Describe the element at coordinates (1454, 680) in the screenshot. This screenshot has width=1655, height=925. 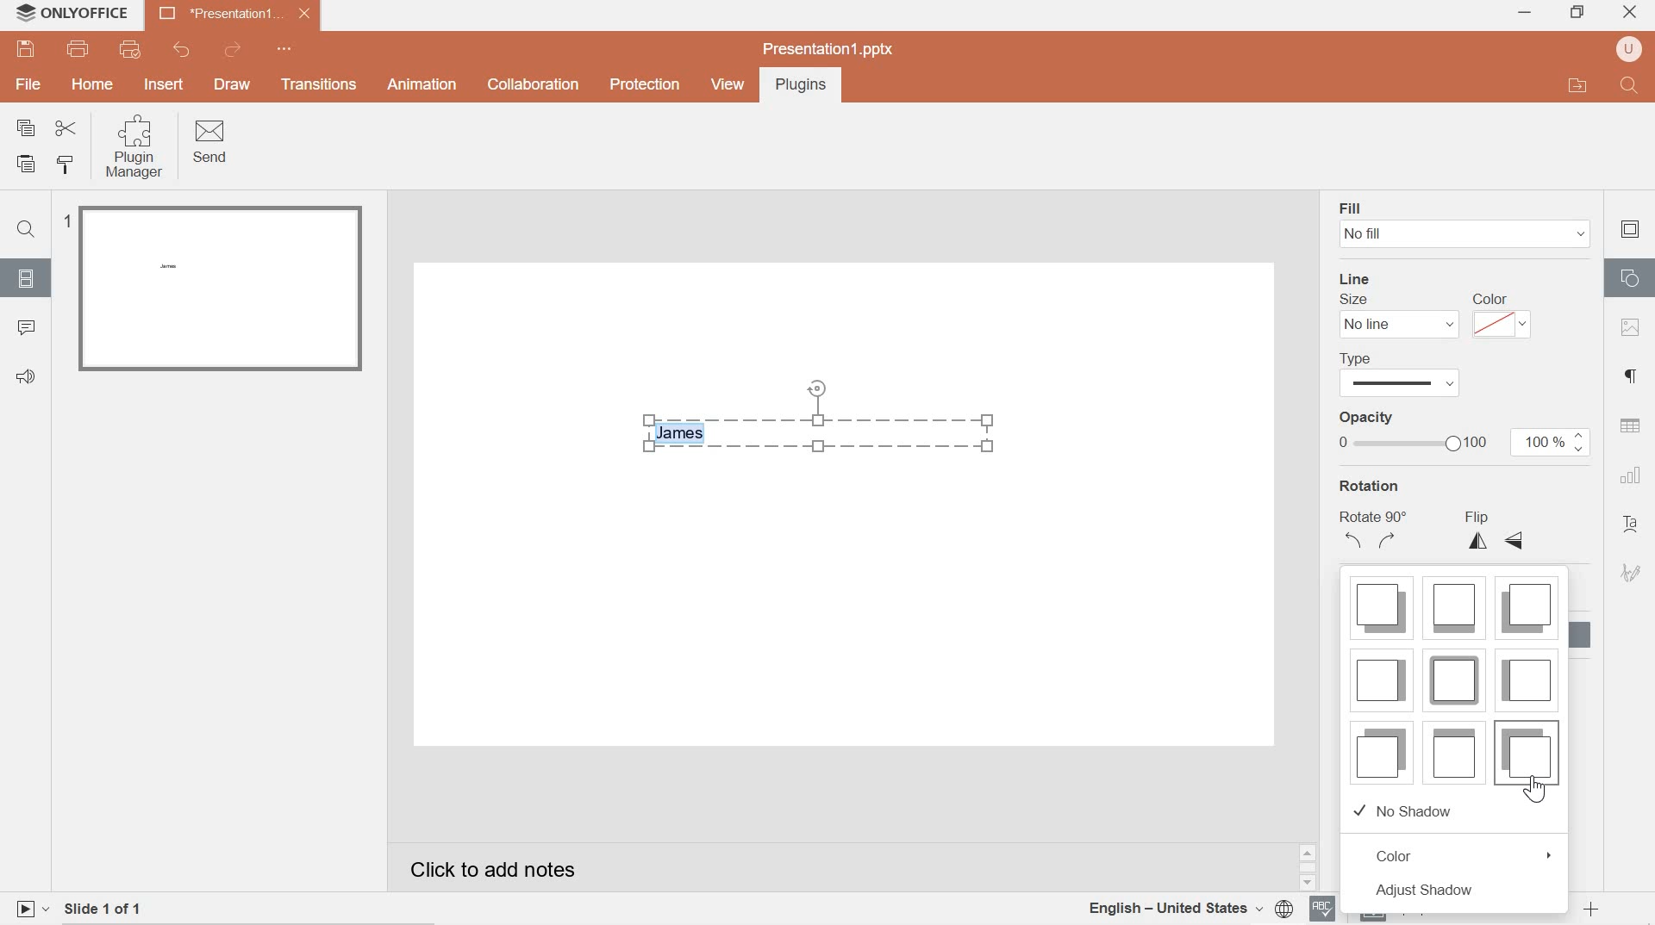
I see `shadow style` at that location.